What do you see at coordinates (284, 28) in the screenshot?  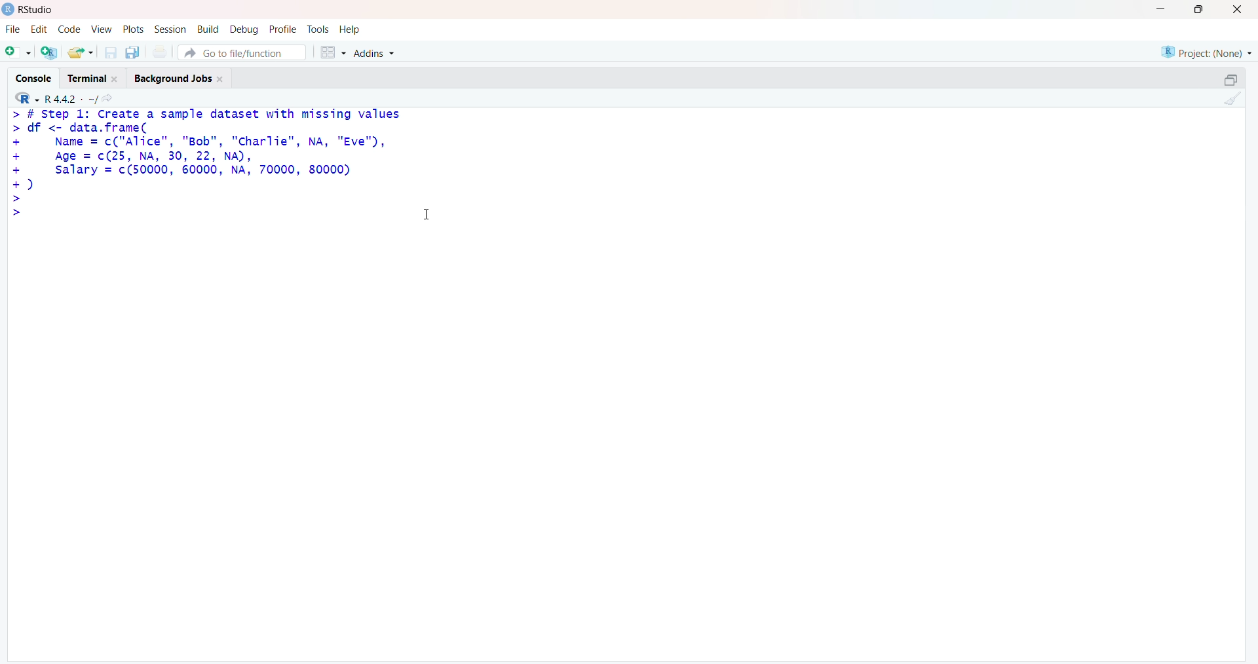 I see `Profile` at bounding box center [284, 28].